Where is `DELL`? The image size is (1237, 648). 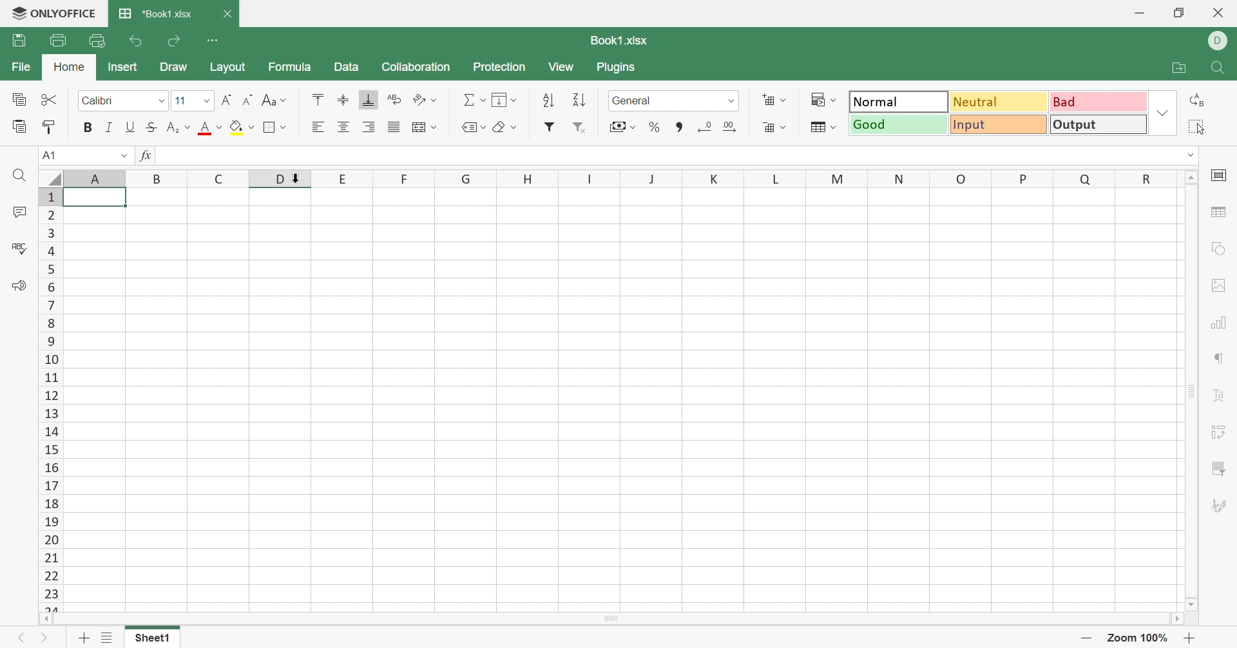 DELL is located at coordinates (1220, 41).